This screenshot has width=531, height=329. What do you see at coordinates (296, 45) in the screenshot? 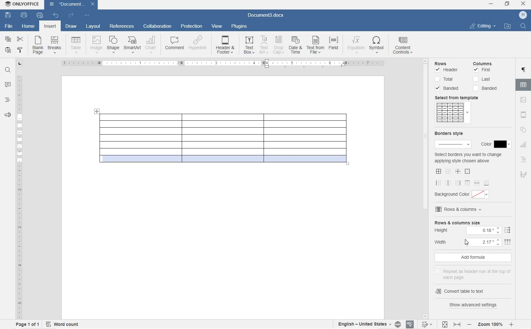
I see `DATE & TIME` at bounding box center [296, 45].